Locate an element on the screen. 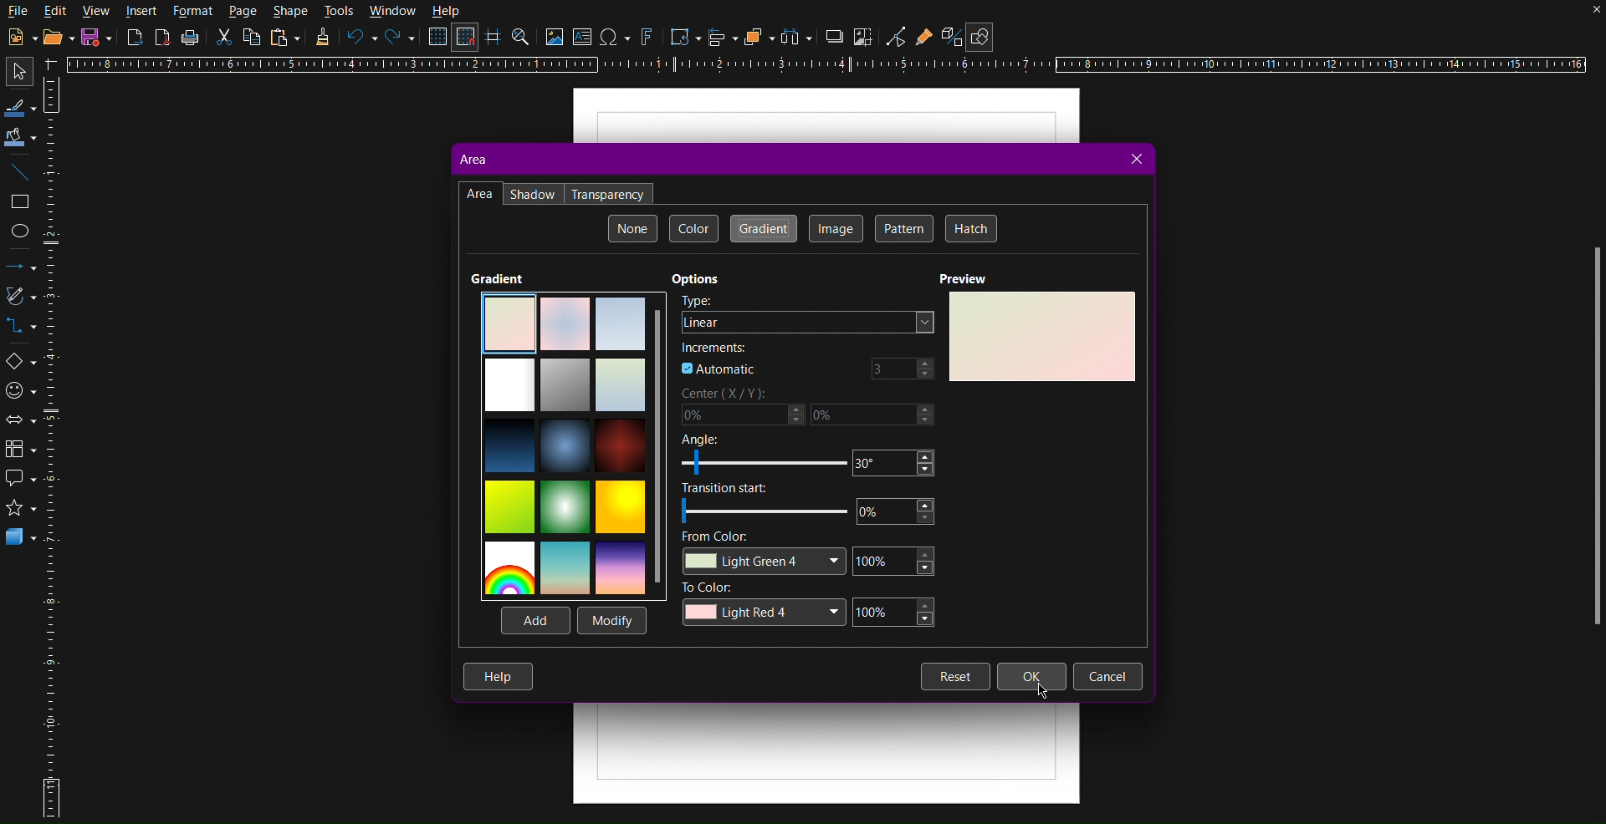  close is located at coordinates (1579, 17).